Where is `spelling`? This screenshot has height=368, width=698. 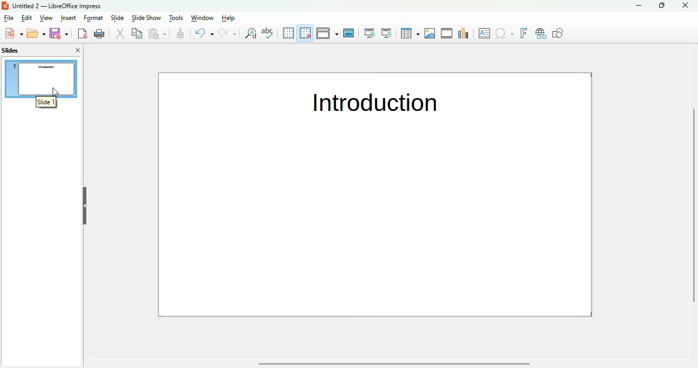
spelling is located at coordinates (268, 33).